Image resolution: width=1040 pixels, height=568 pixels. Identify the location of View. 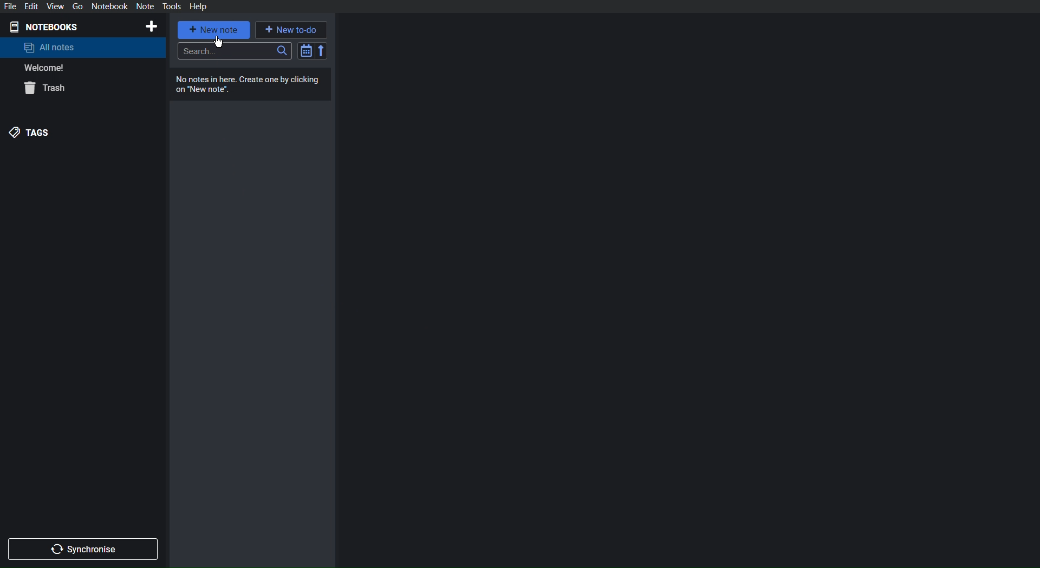
(55, 6).